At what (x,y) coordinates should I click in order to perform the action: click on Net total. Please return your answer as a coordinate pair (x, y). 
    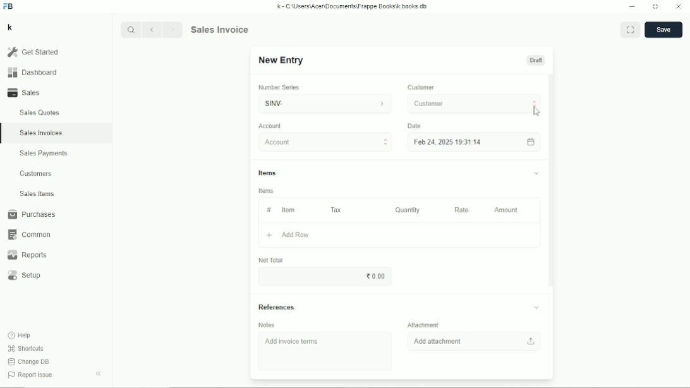
    Looking at the image, I should click on (270, 260).